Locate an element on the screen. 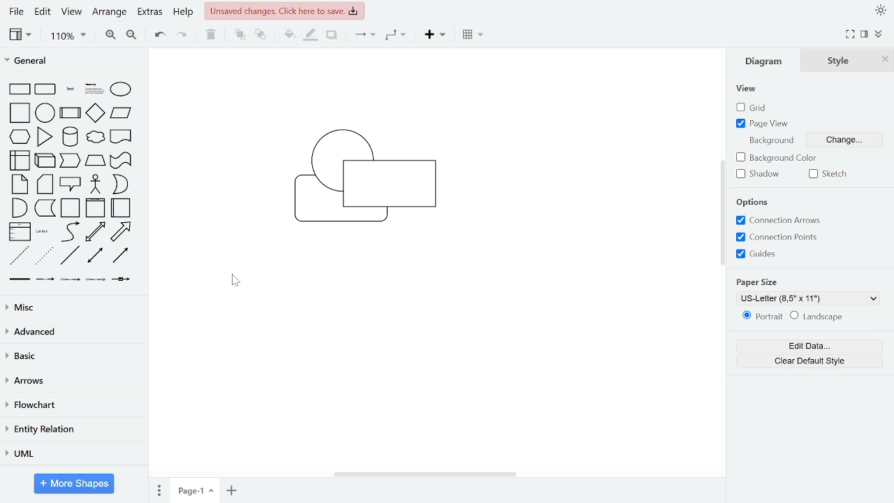 This screenshot has height=503, width=894. add page is located at coordinates (230, 490).